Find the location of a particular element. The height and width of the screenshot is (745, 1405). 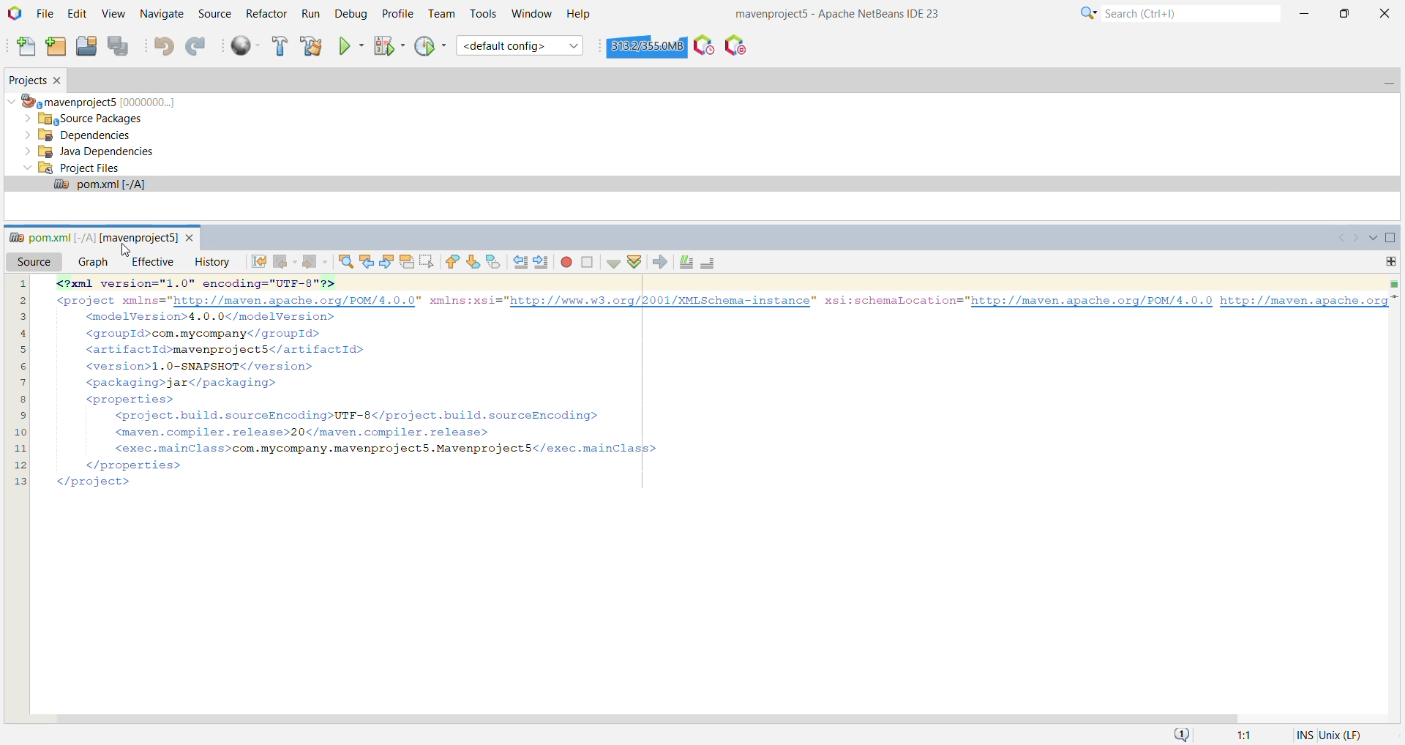

Find Next Occurrence is located at coordinates (387, 262).